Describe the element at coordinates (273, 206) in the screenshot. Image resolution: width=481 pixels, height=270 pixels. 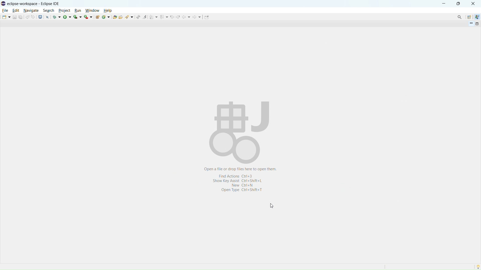
I see `Cursor` at that location.